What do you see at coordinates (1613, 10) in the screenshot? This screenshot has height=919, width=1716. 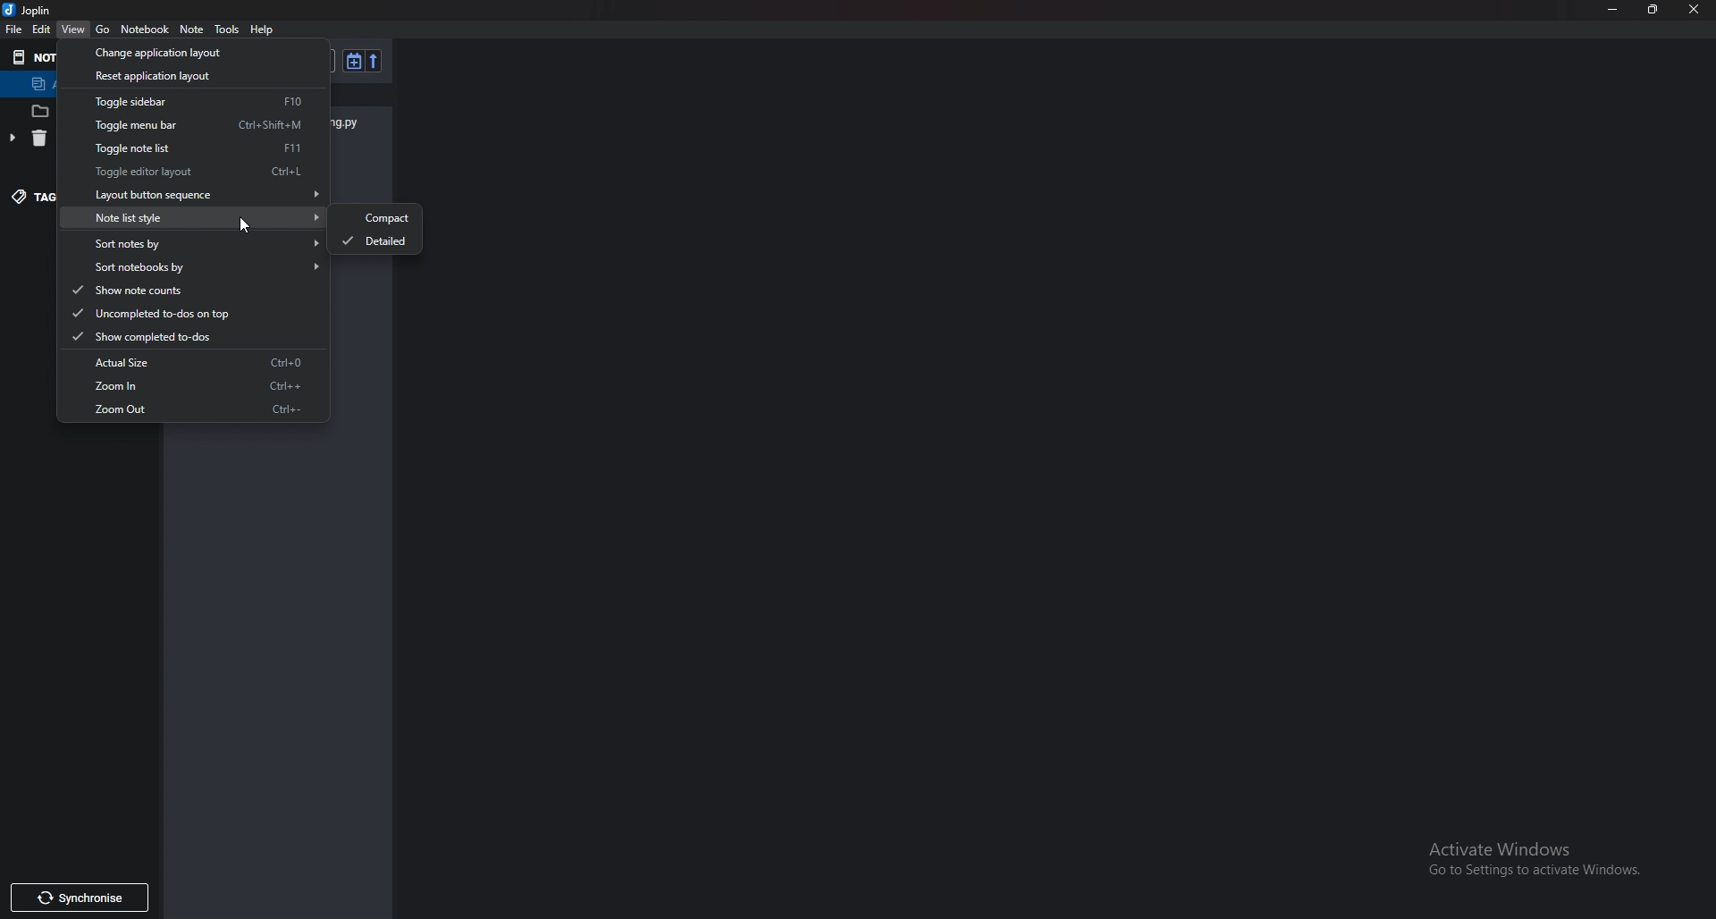 I see `Minimize` at bounding box center [1613, 10].